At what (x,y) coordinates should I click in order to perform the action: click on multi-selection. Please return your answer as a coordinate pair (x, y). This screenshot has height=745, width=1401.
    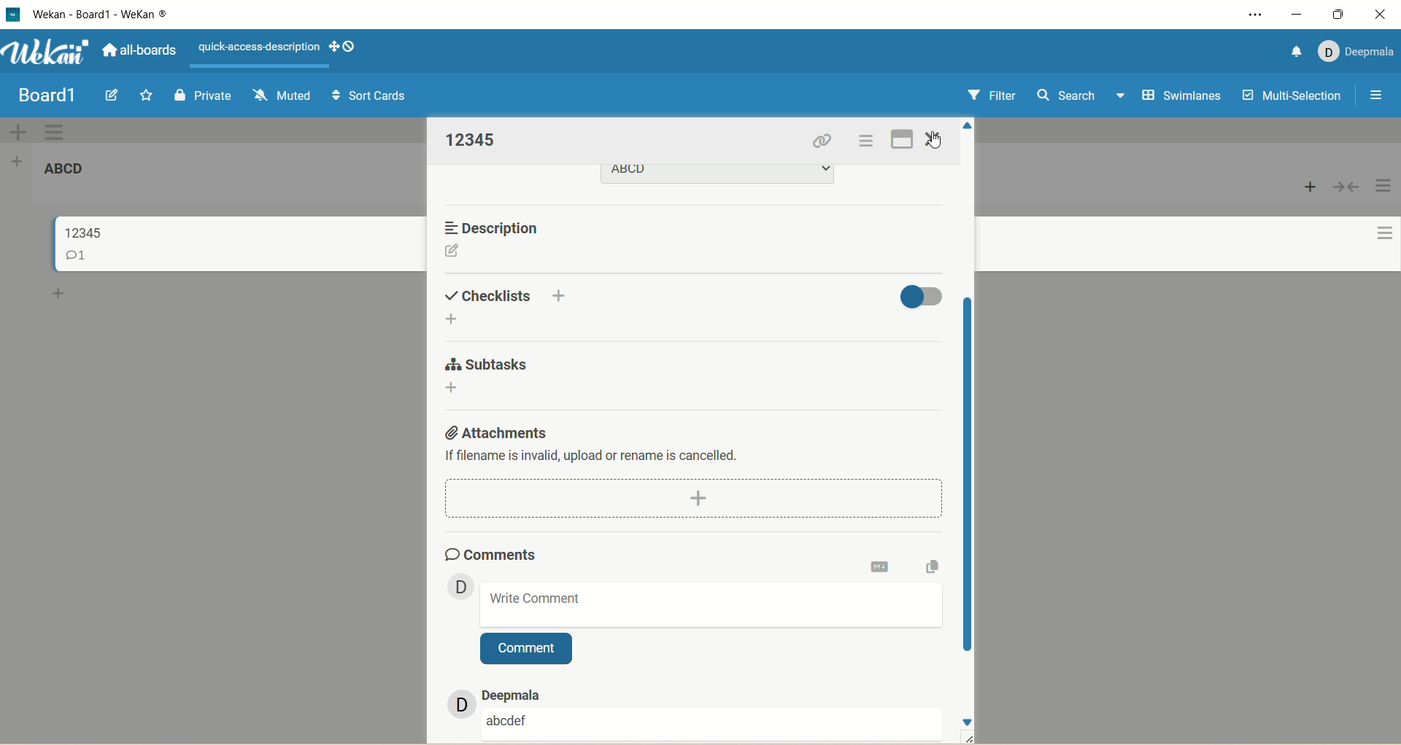
    Looking at the image, I should click on (1289, 96).